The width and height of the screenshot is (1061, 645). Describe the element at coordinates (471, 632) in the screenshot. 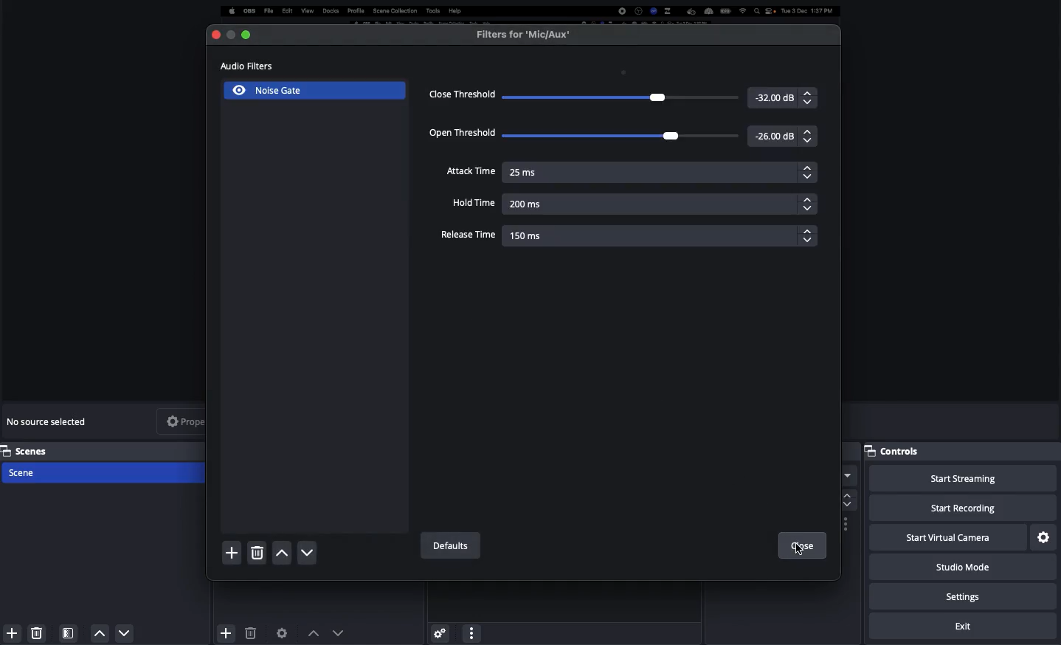

I see `More` at that location.